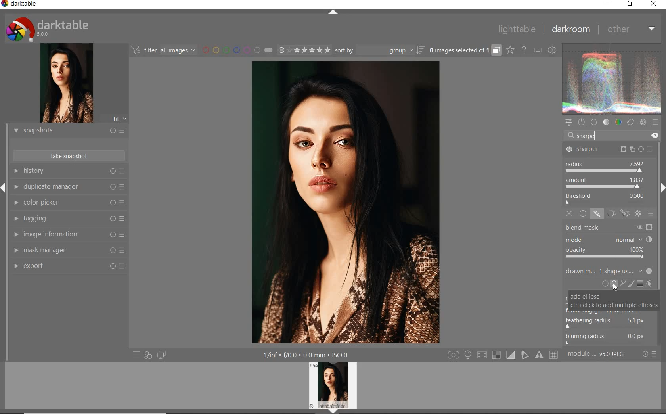 The height and width of the screenshot is (414, 666). Describe the element at coordinates (611, 339) in the screenshot. I see `BLURRING RADIUS` at that location.